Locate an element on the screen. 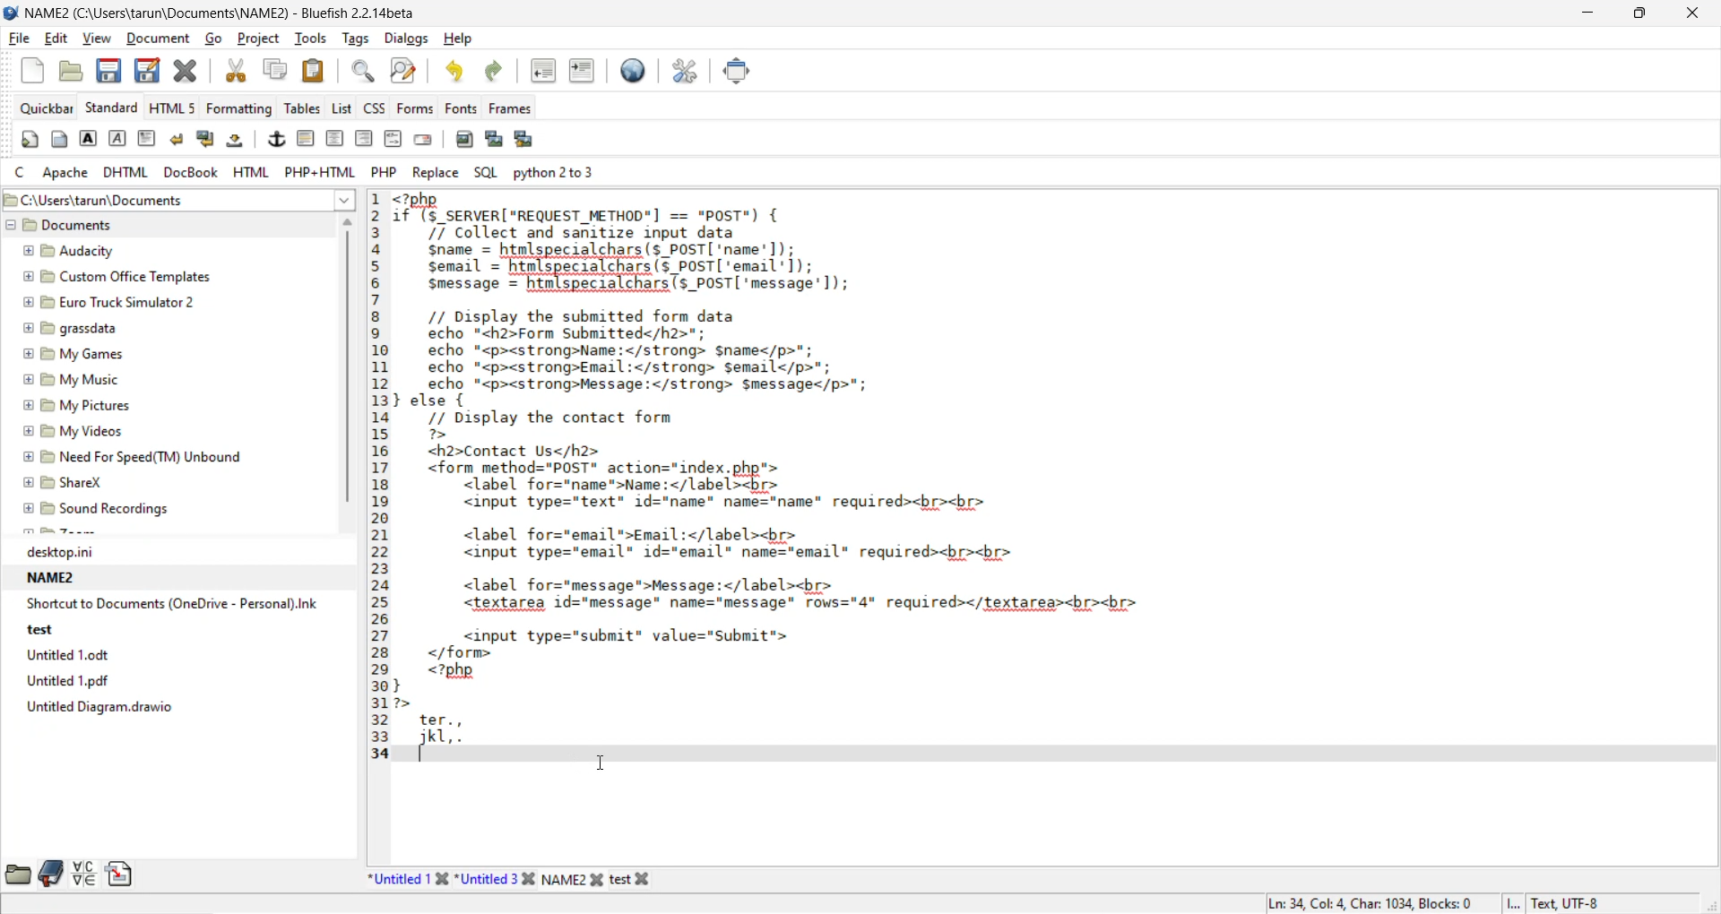 The image size is (1721, 914). css is located at coordinates (376, 108).